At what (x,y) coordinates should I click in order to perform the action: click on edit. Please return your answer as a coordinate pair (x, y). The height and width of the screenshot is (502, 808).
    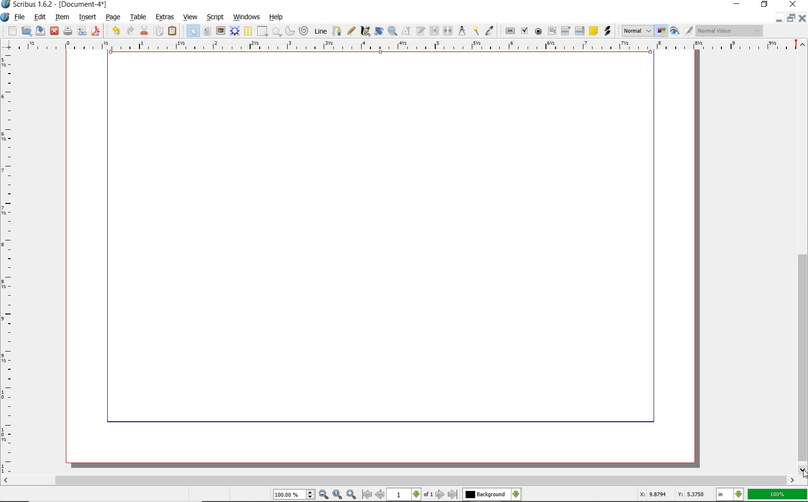
    Looking at the image, I should click on (40, 17).